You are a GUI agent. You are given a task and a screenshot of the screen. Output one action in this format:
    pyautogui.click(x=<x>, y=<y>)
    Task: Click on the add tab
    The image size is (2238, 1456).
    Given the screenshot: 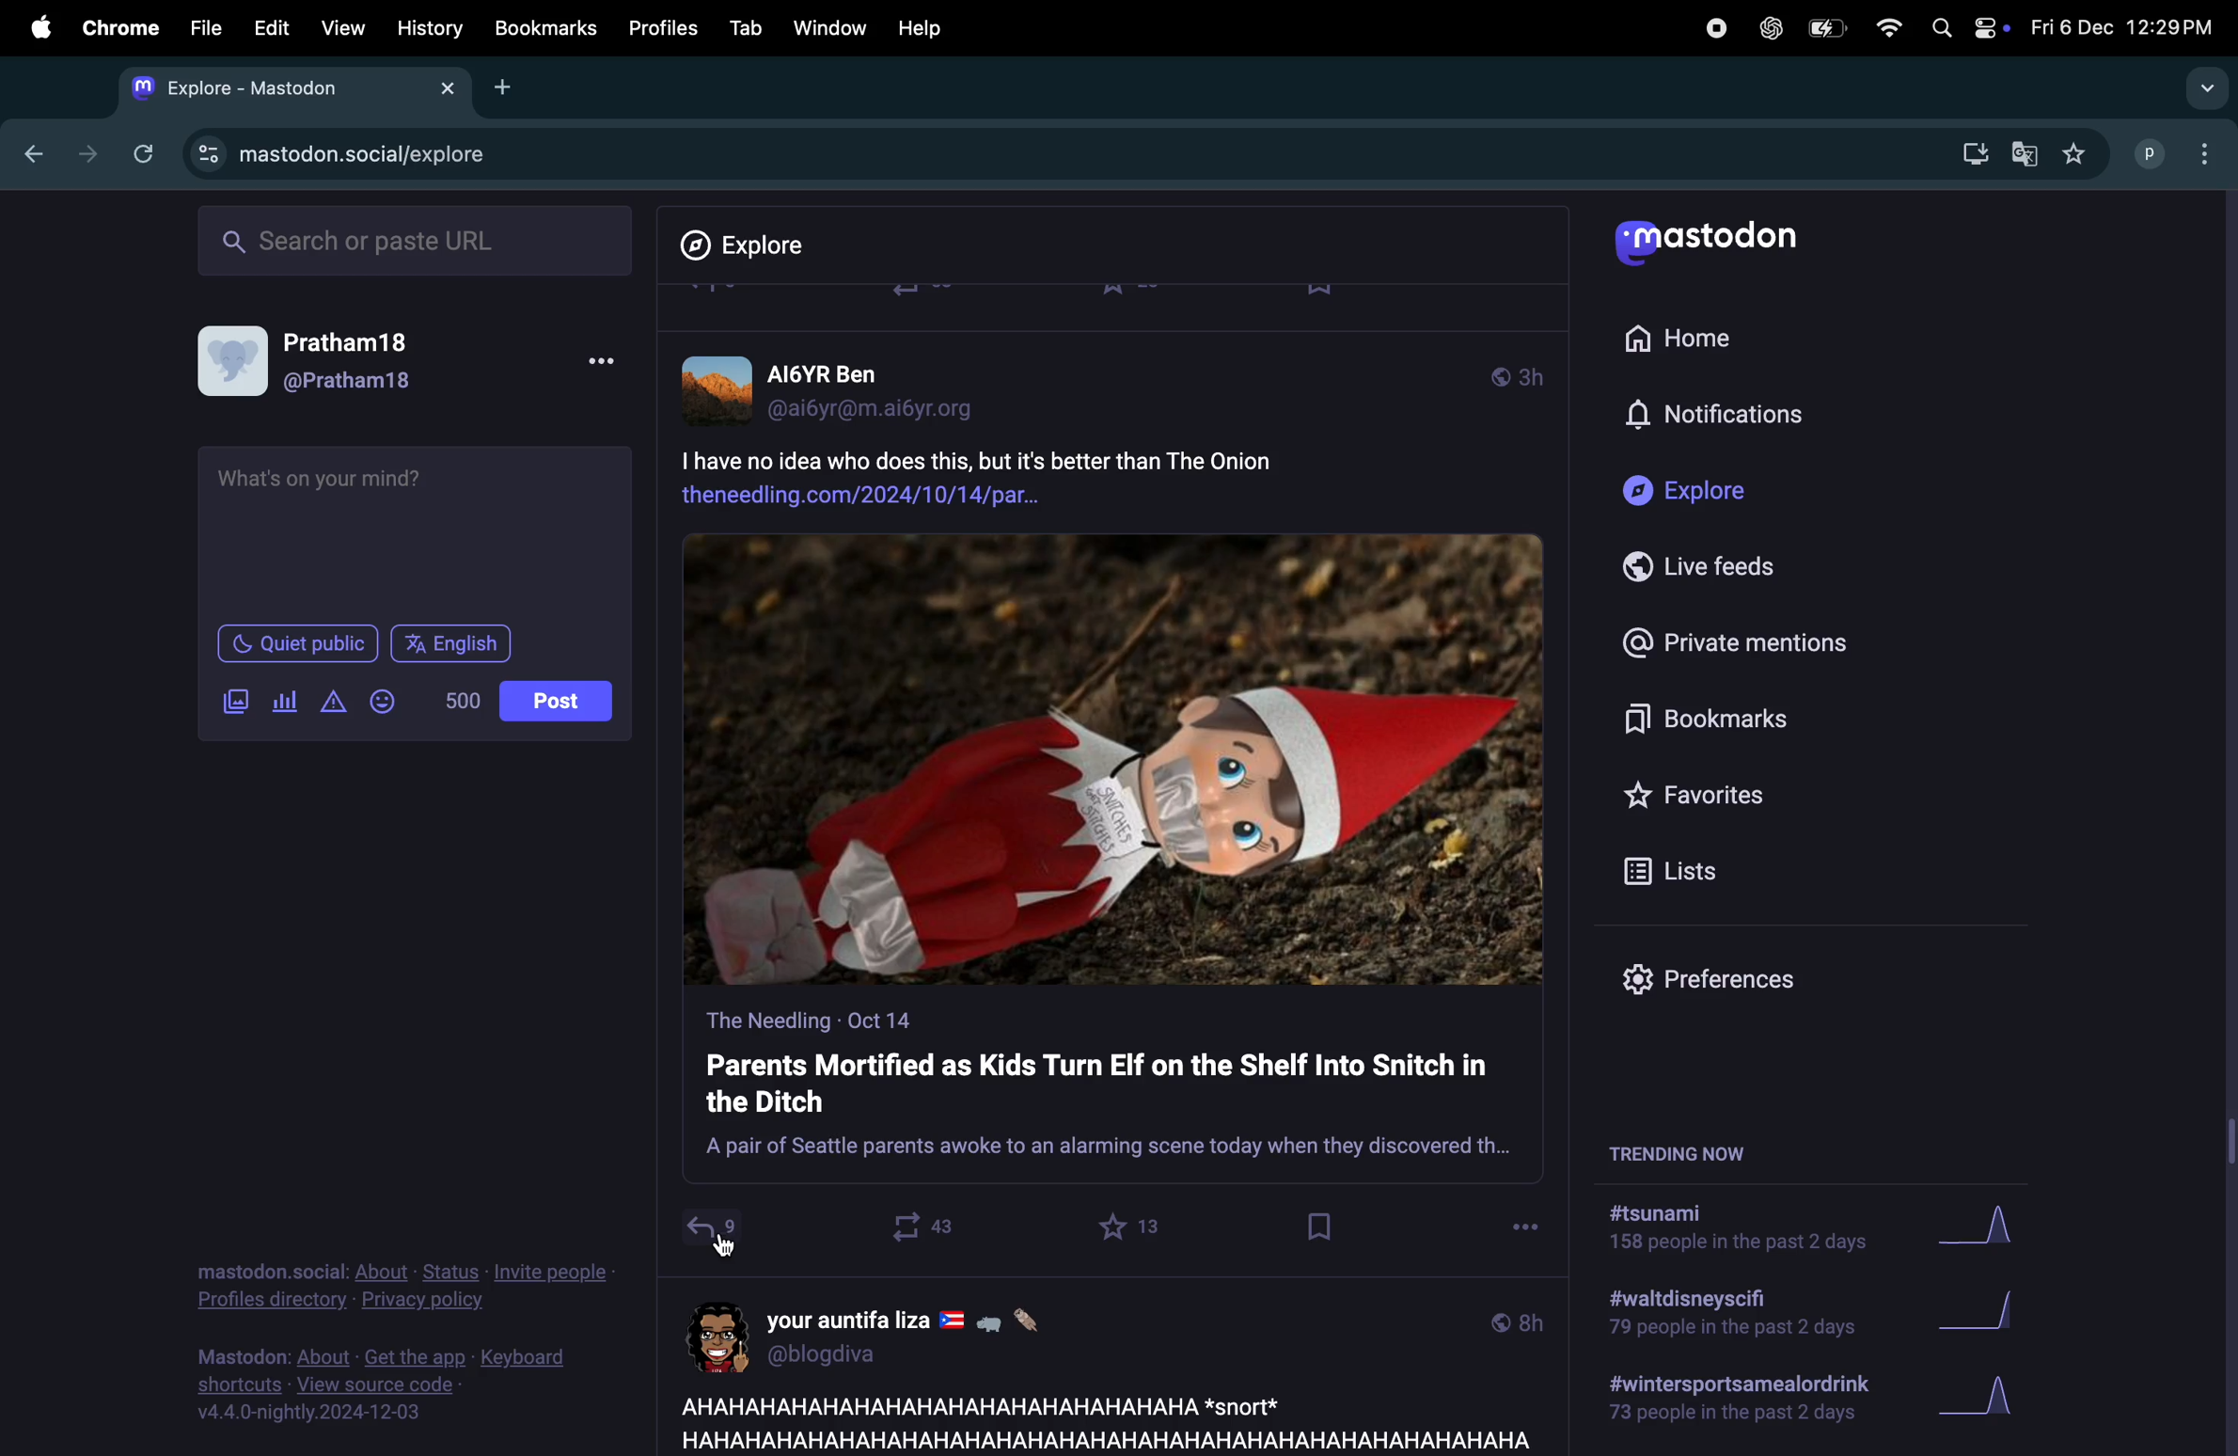 What is the action you would take?
    pyautogui.click(x=505, y=86)
    